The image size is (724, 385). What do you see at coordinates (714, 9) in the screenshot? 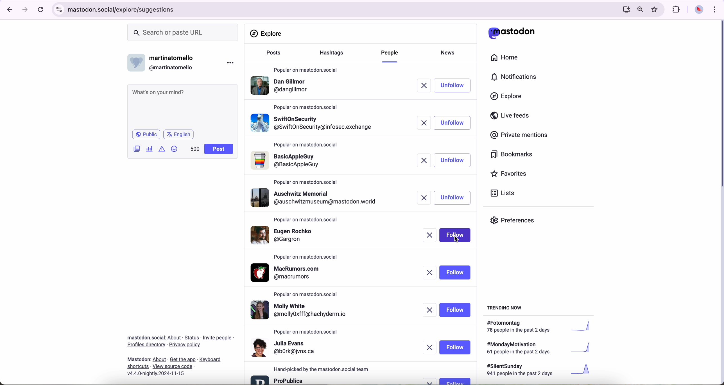
I see `customize and control Google Chrome` at bounding box center [714, 9].